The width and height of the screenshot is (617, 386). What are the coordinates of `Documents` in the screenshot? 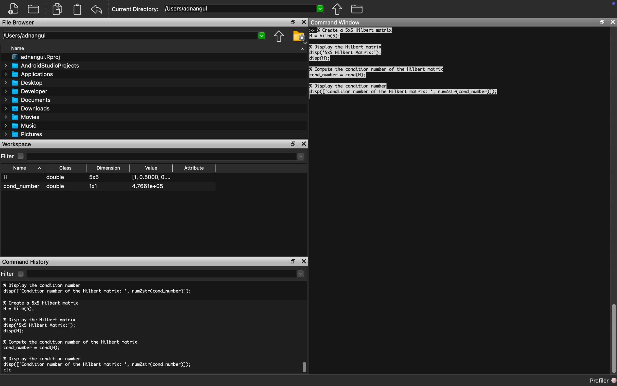 It's located at (28, 100).